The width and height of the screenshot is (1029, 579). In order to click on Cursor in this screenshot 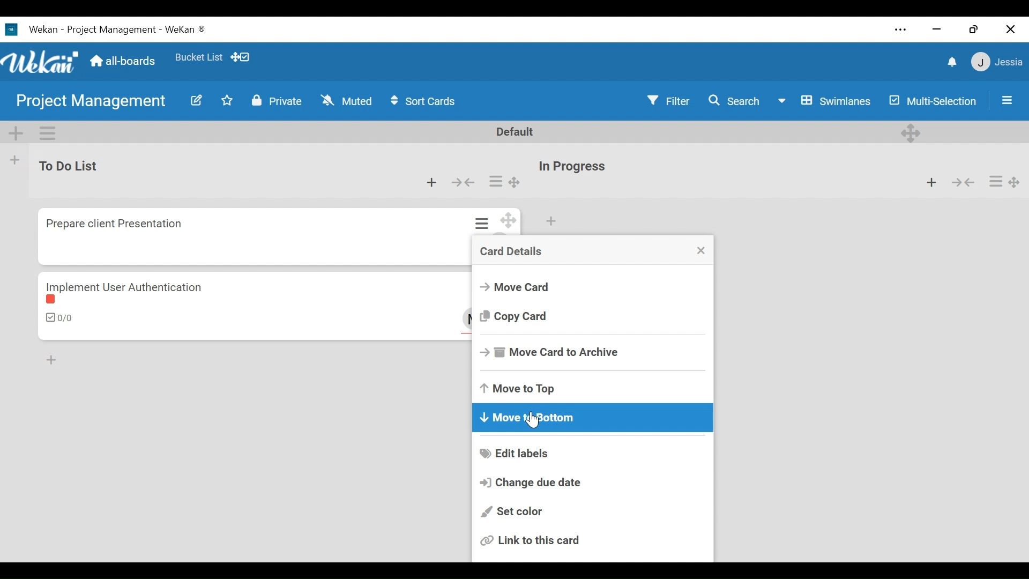, I will do `click(534, 420)`.